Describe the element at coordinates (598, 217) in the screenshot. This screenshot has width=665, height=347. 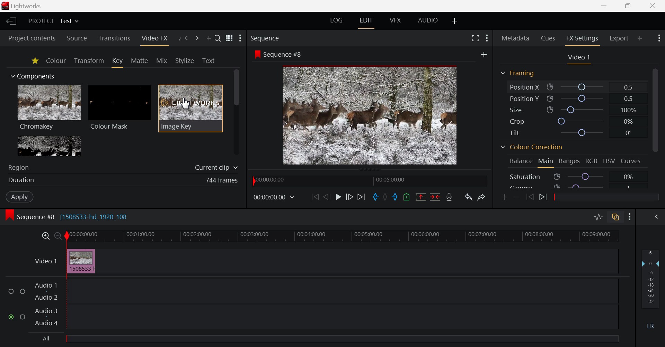
I see `Toggle audio levels editing` at that location.